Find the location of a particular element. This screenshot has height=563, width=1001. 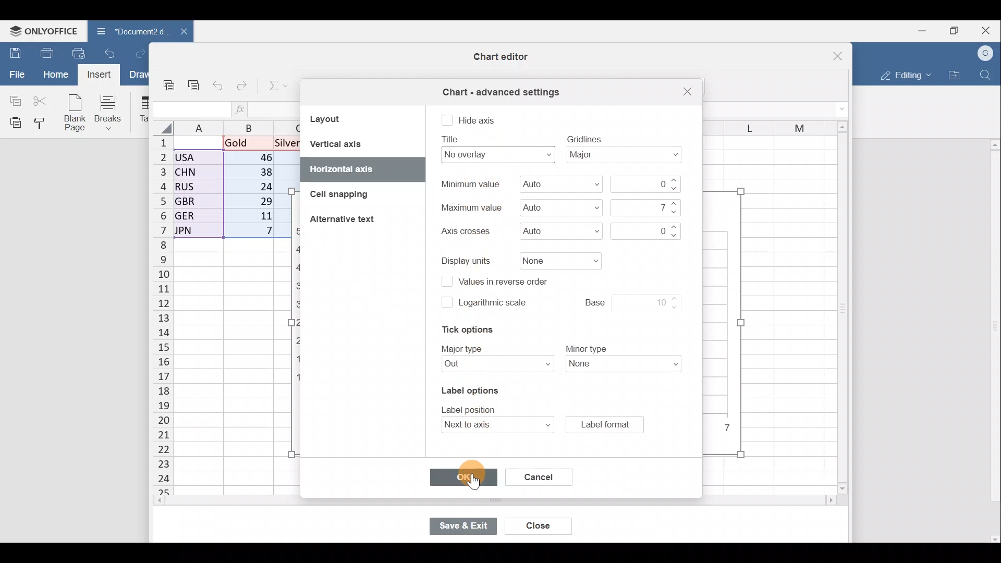

Logarithmic scale is located at coordinates (495, 305).